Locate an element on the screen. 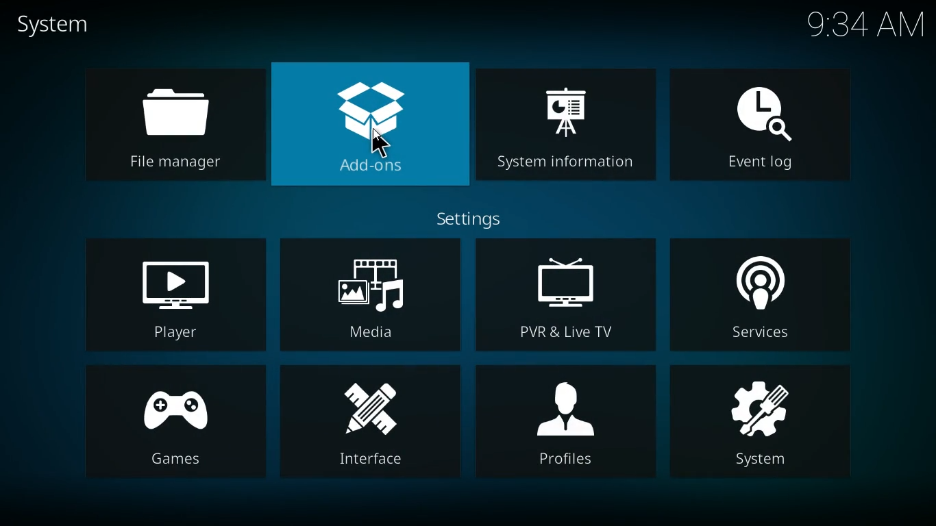 The image size is (936, 526). player is located at coordinates (169, 292).